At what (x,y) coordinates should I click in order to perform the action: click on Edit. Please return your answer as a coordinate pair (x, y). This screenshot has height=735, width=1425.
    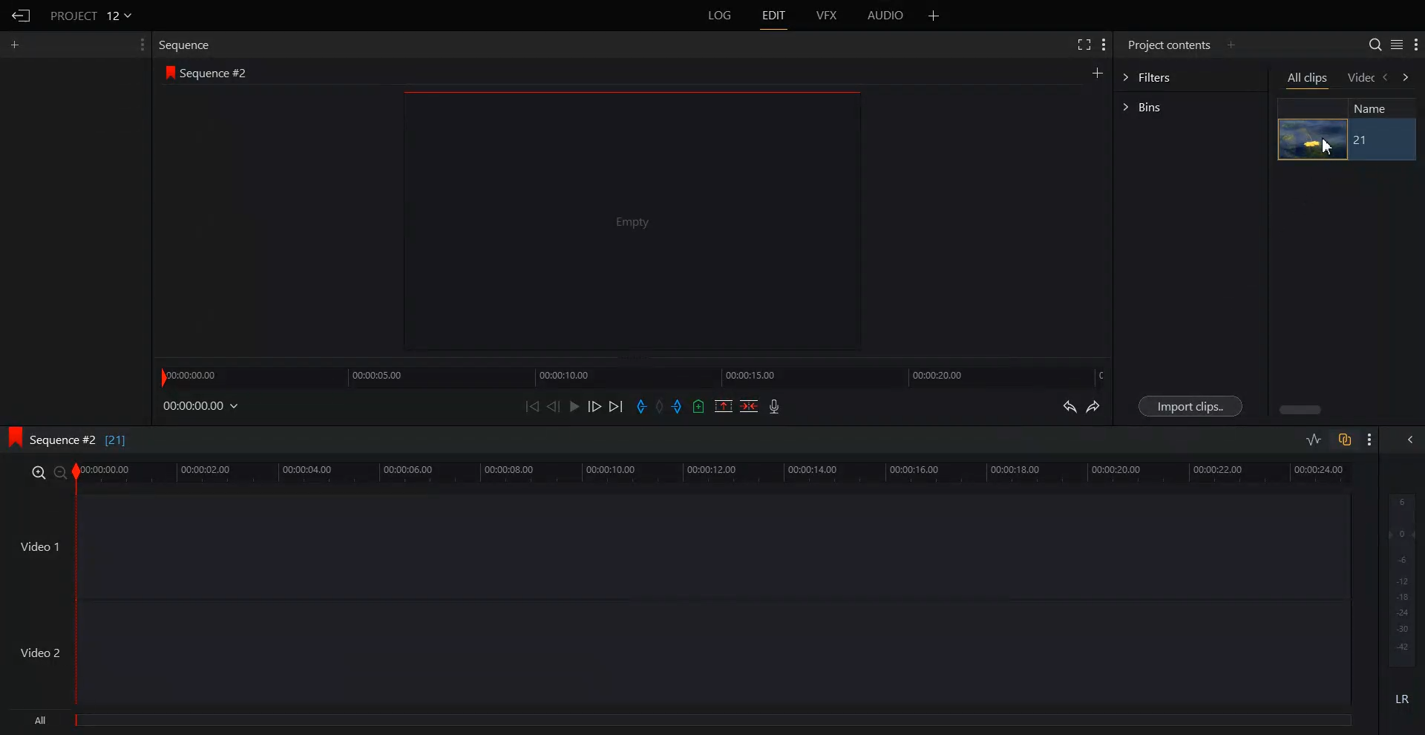
    Looking at the image, I should click on (773, 16).